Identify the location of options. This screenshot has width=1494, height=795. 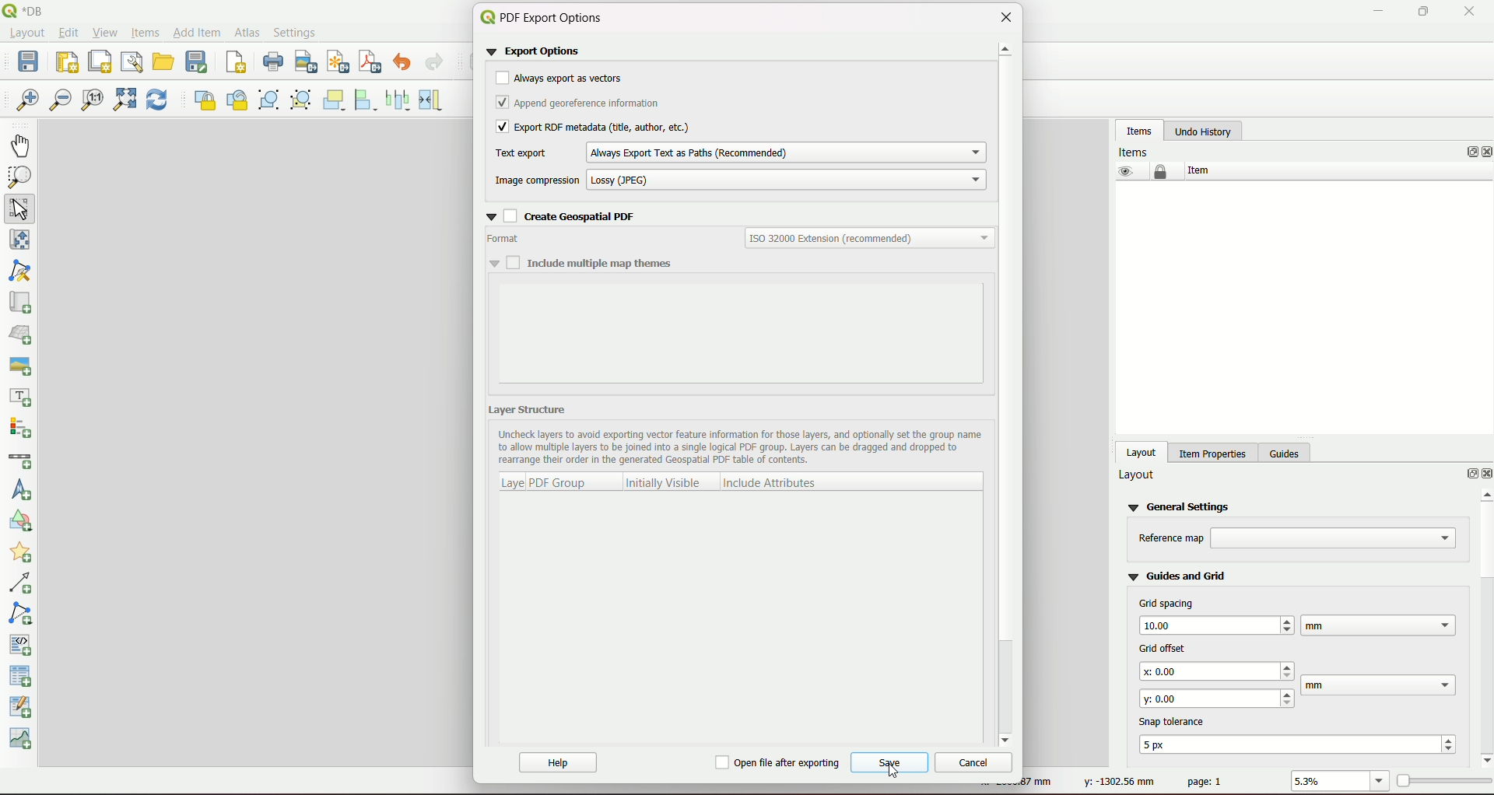
(1464, 152).